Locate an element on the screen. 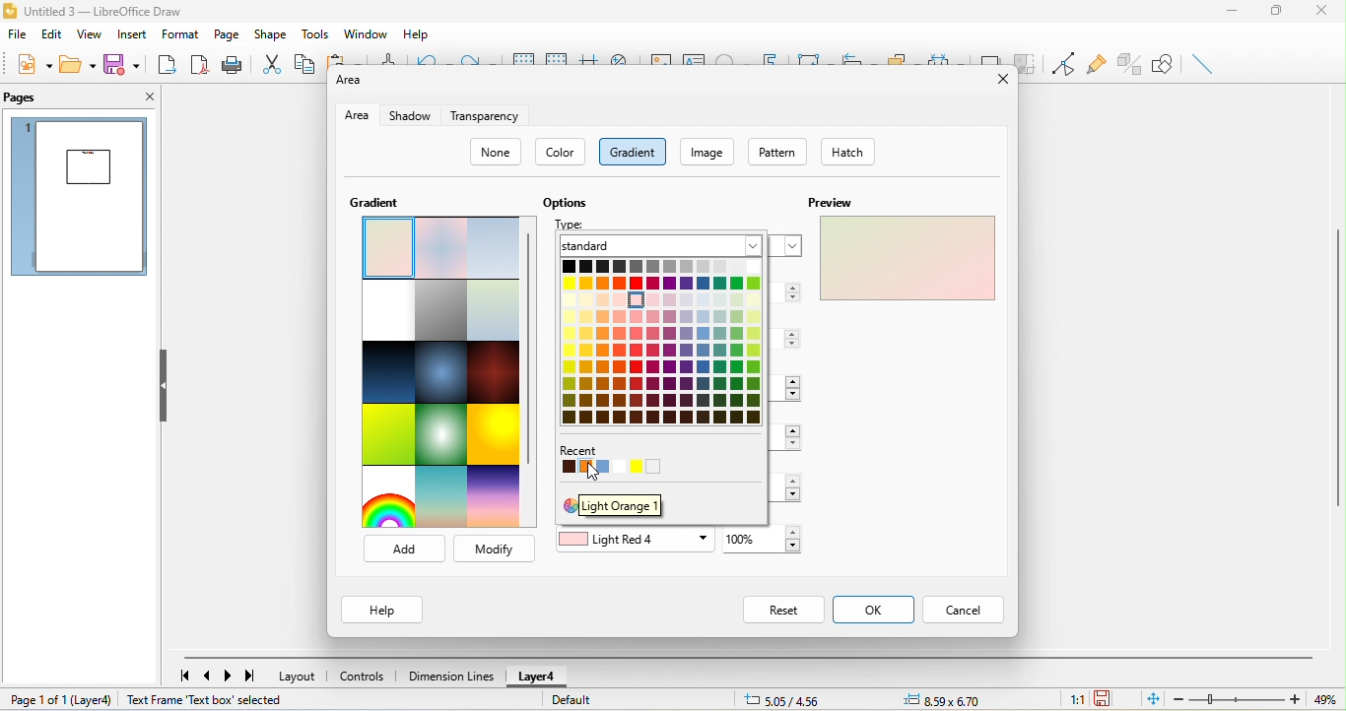 The height and width of the screenshot is (711, 1346). angle 30 degree  is located at coordinates (794, 389).